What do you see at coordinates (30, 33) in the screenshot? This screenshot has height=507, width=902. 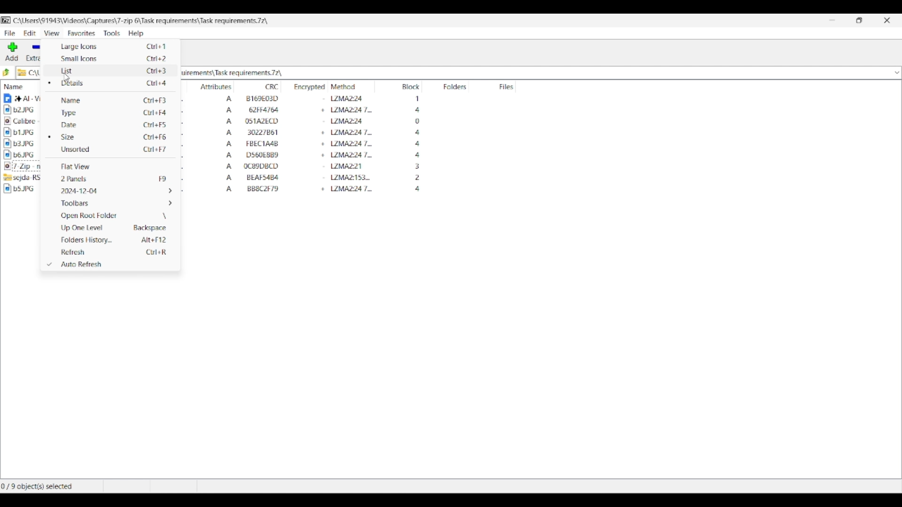 I see `Edit menu` at bounding box center [30, 33].